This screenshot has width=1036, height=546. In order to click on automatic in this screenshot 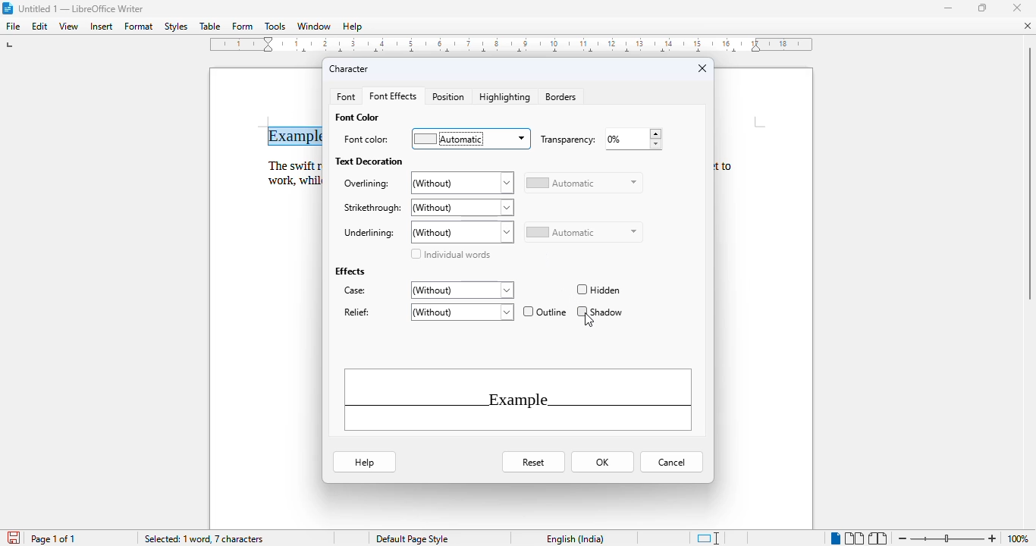, I will do `click(582, 233)`.